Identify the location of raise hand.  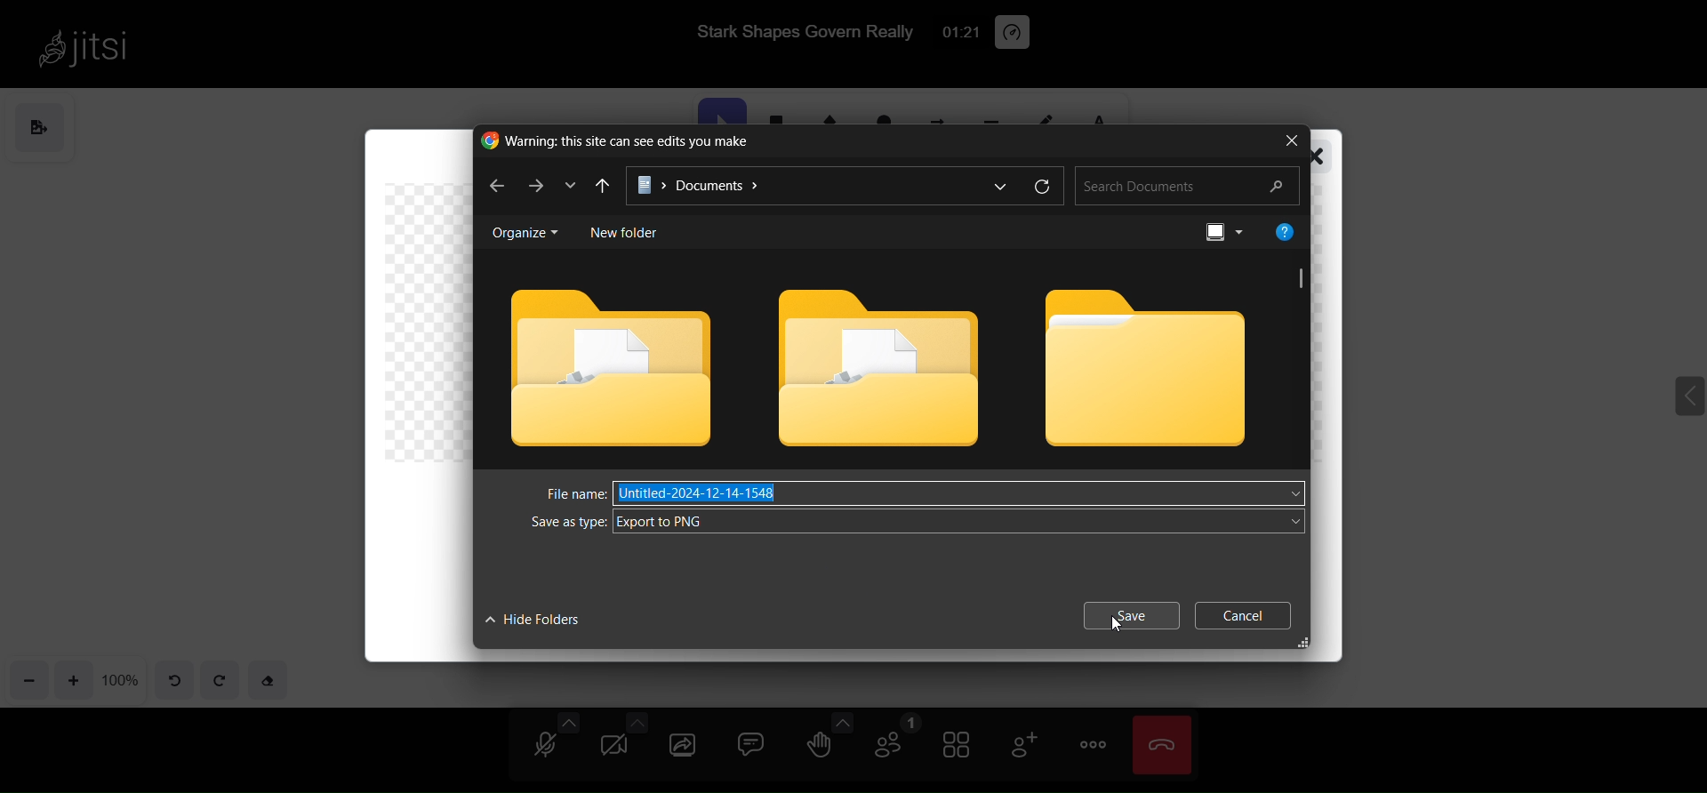
(818, 749).